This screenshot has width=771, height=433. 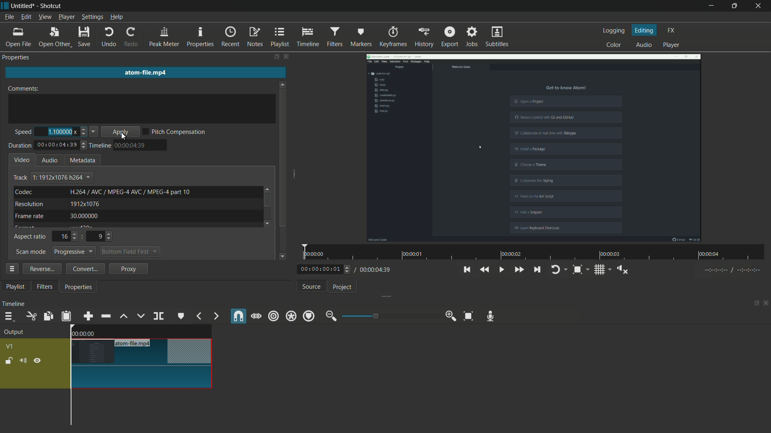 What do you see at coordinates (31, 252) in the screenshot?
I see `scan mode` at bounding box center [31, 252].